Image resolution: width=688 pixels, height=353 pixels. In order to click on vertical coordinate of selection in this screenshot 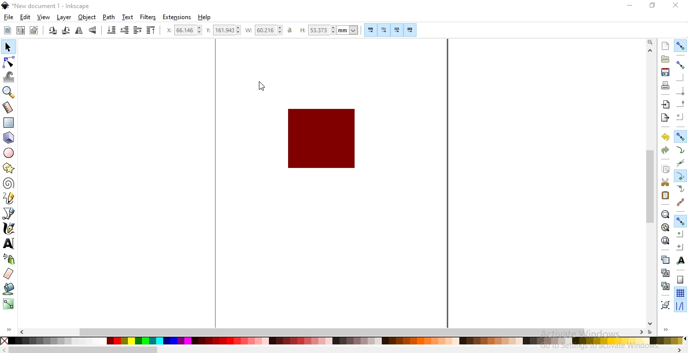, I will do `click(209, 30)`.